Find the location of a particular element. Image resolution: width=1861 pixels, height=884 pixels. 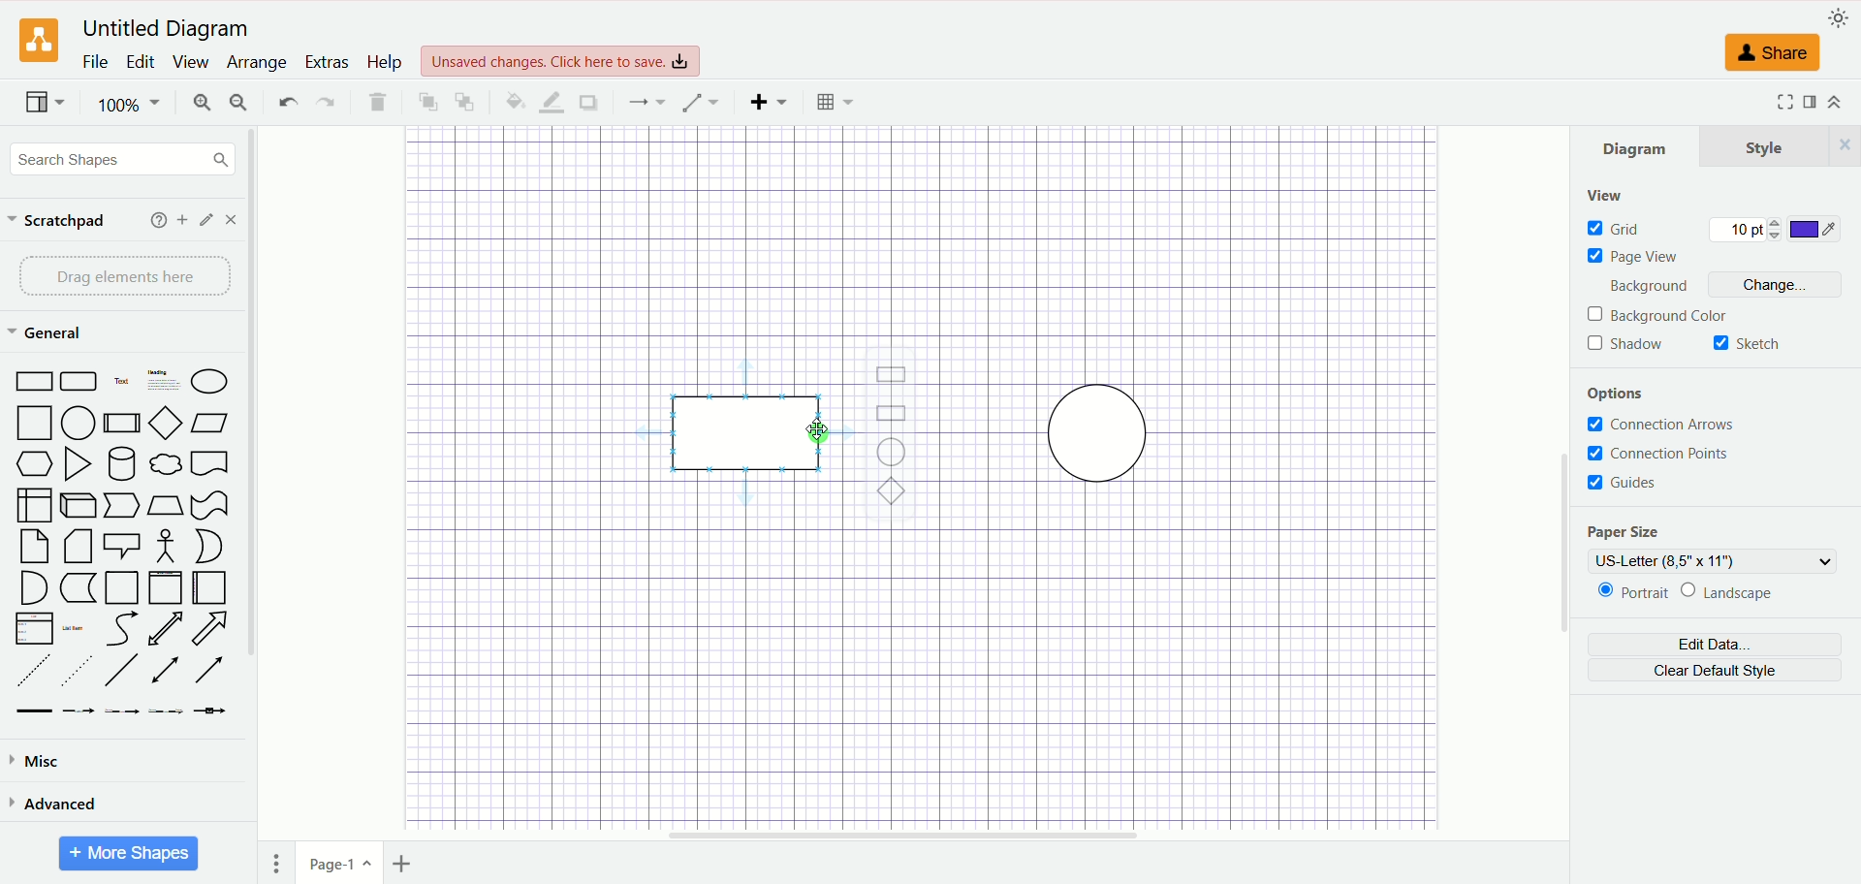

view is located at coordinates (1618, 195).